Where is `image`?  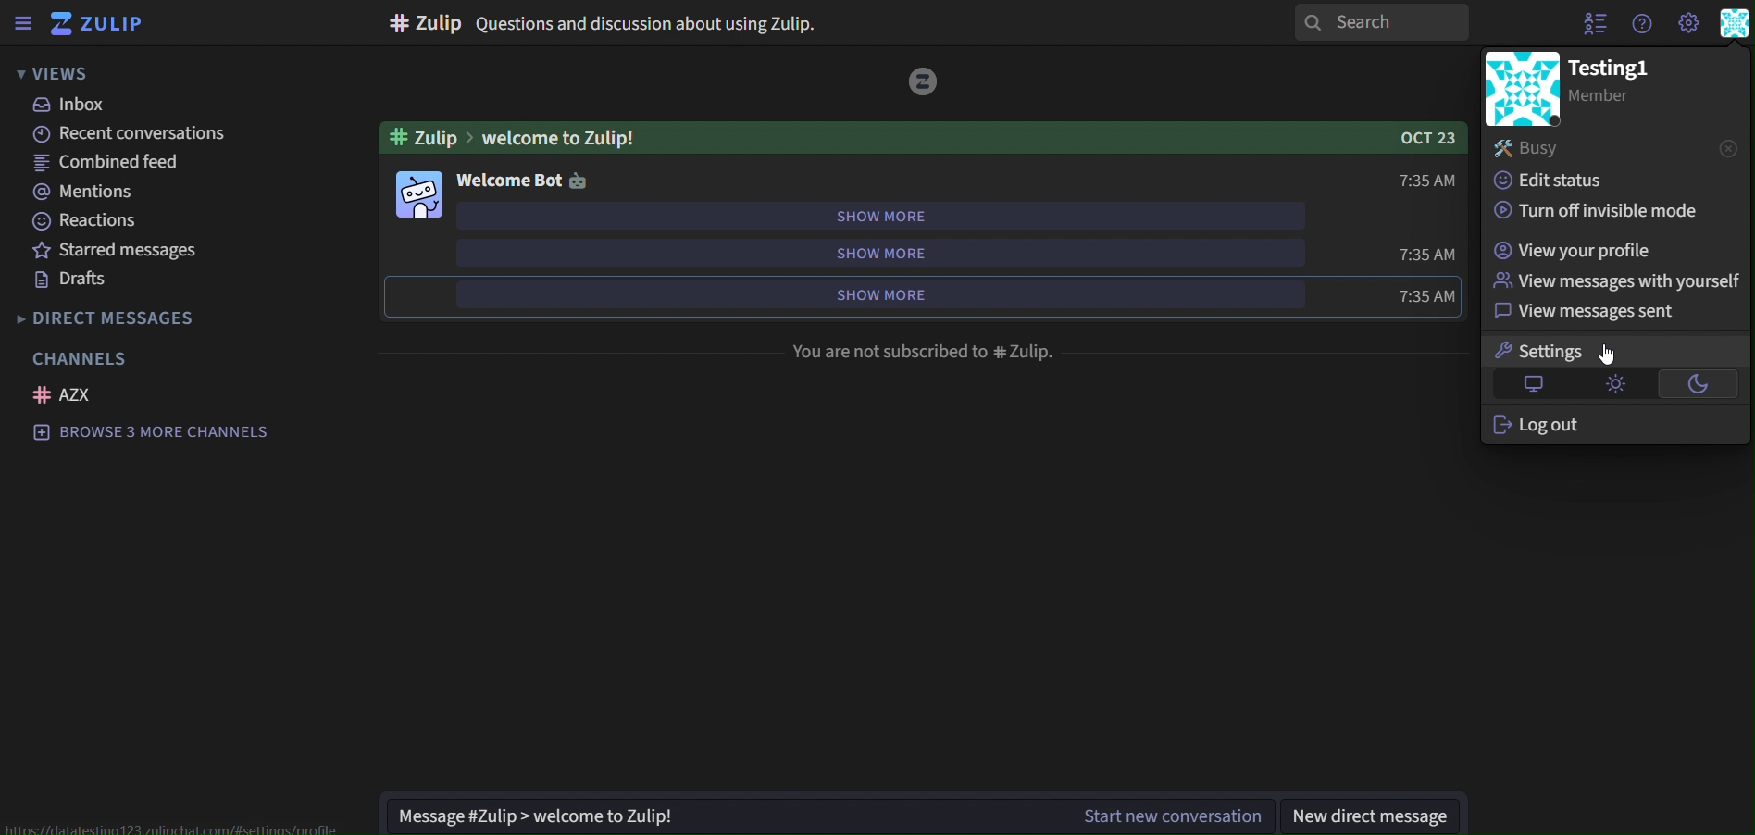
image is located at coordinates (924, 81).